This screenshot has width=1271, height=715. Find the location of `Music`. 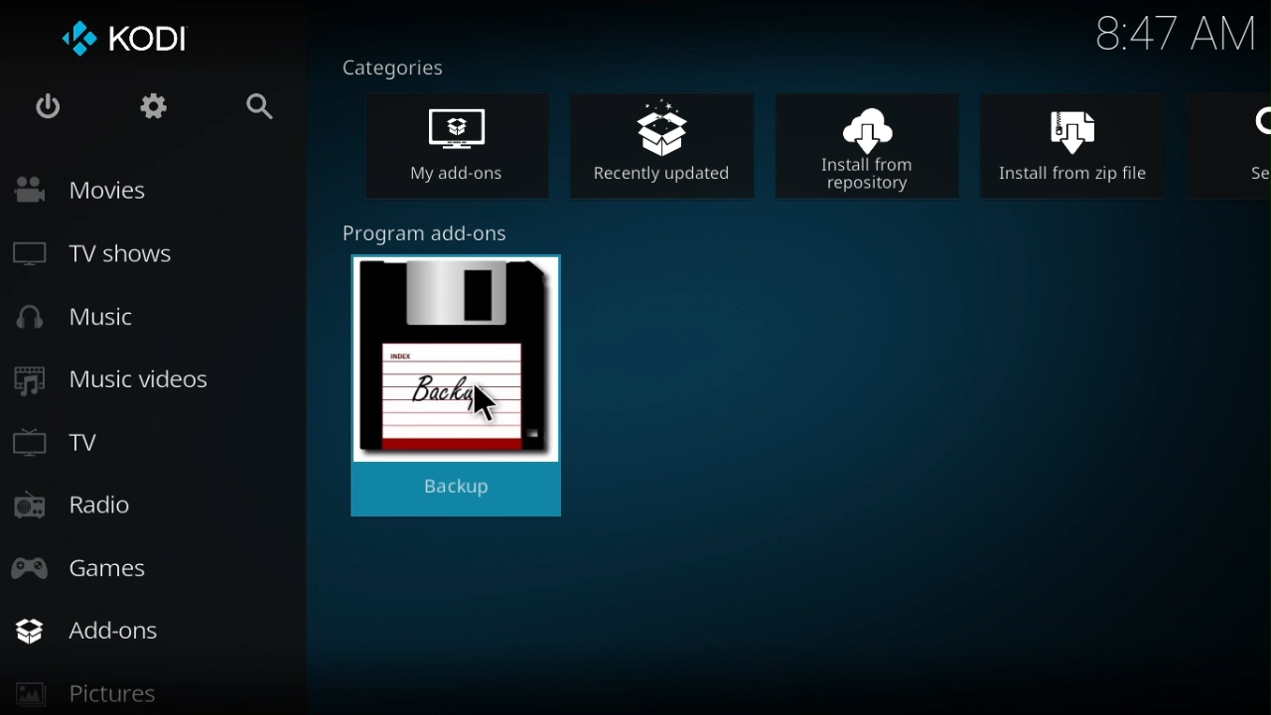

Music is located at coordinates (91, 321).